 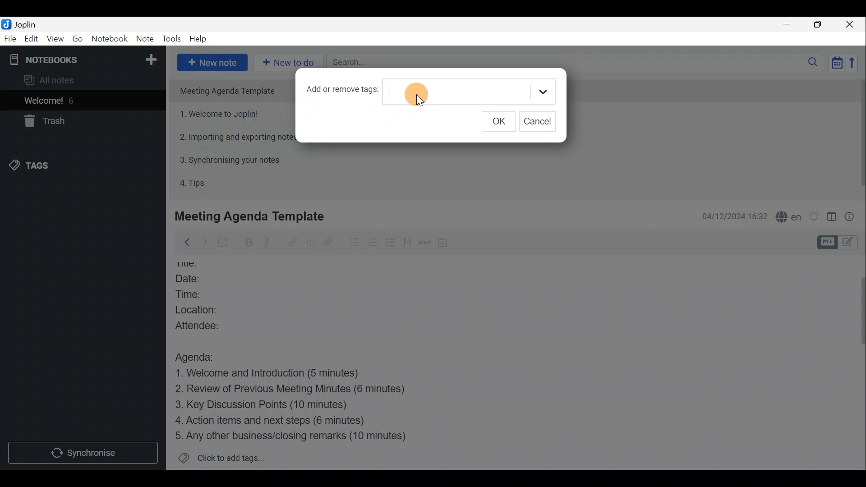 What do you see at coordinates (251, 216) in the screenshot?
I see `Meeting Agenda Template` at bounding box center [251, 216].